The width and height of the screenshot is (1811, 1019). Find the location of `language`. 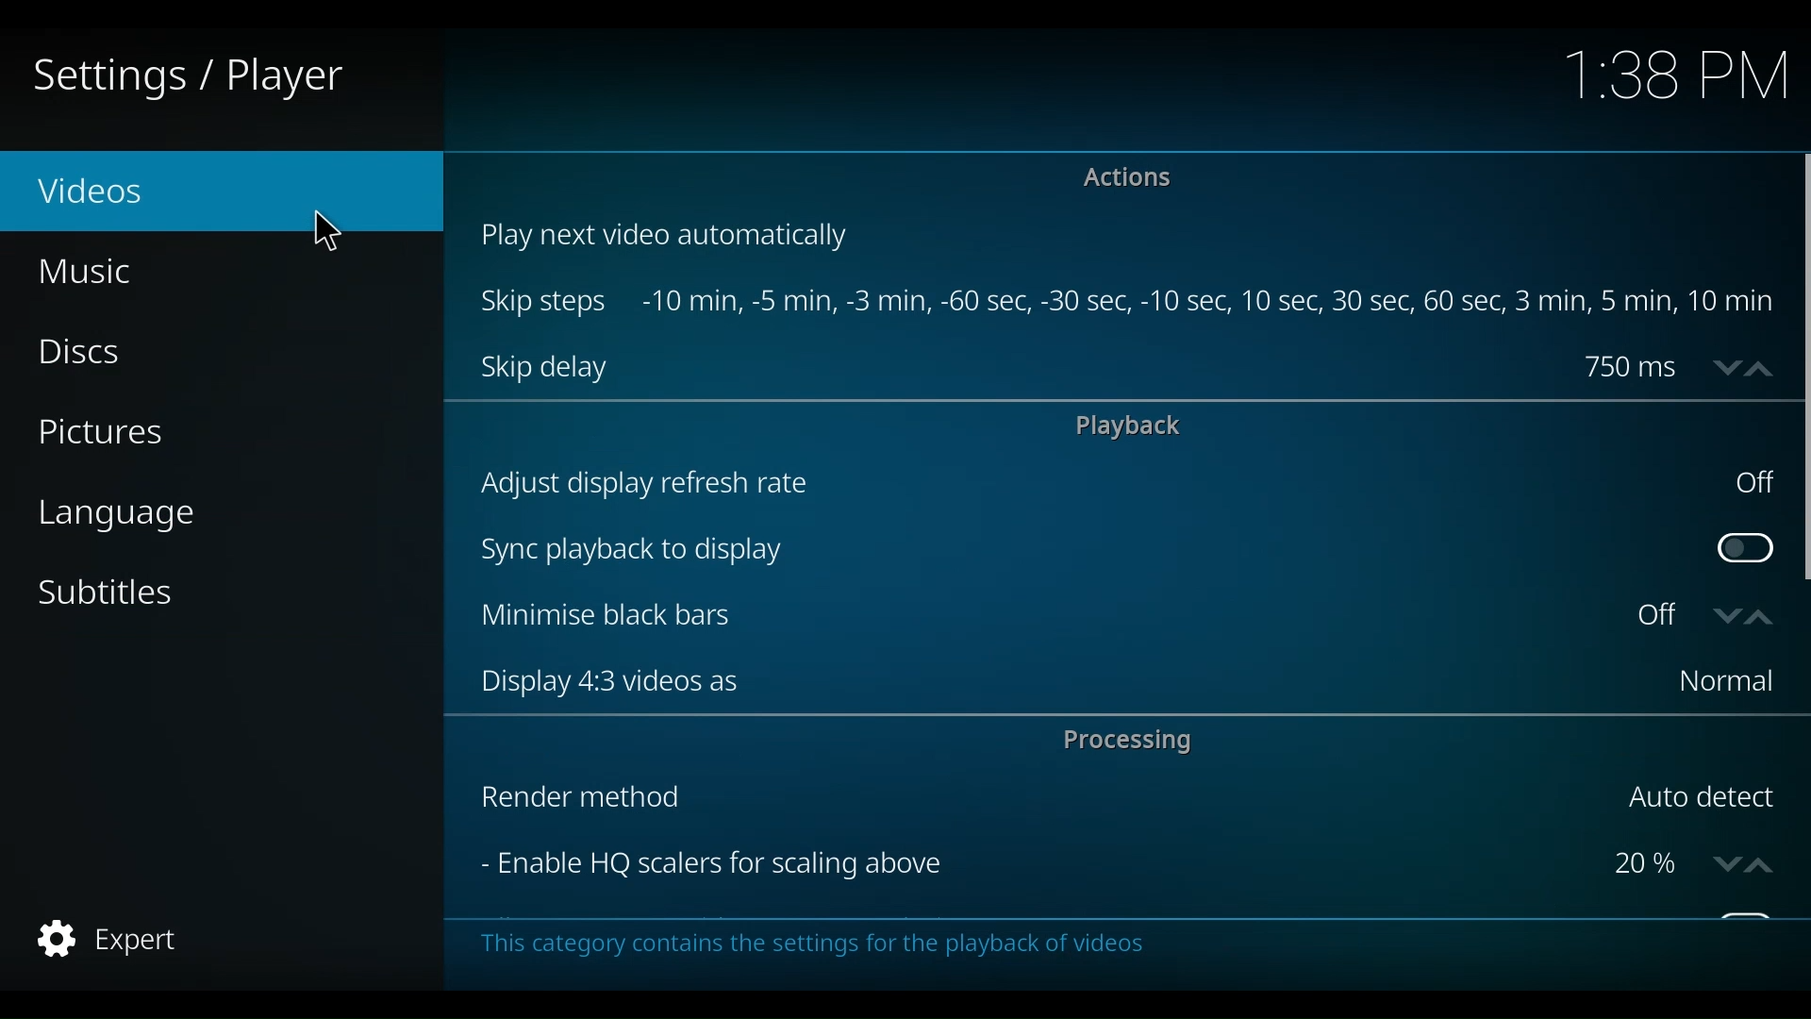

language is located at coordinates (116, 516).